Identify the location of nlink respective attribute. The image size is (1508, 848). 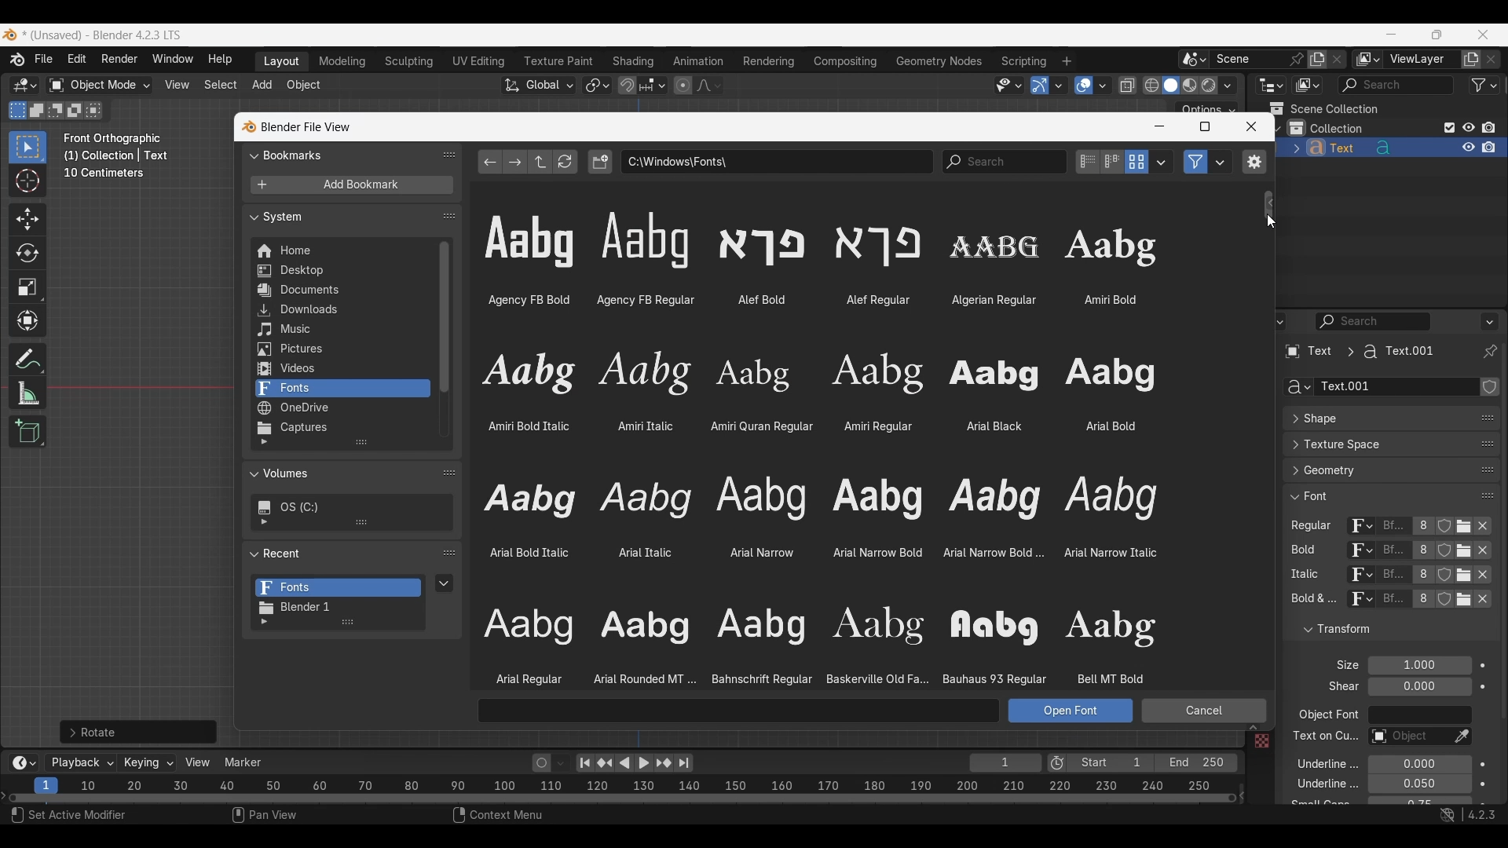
(1456, 575).